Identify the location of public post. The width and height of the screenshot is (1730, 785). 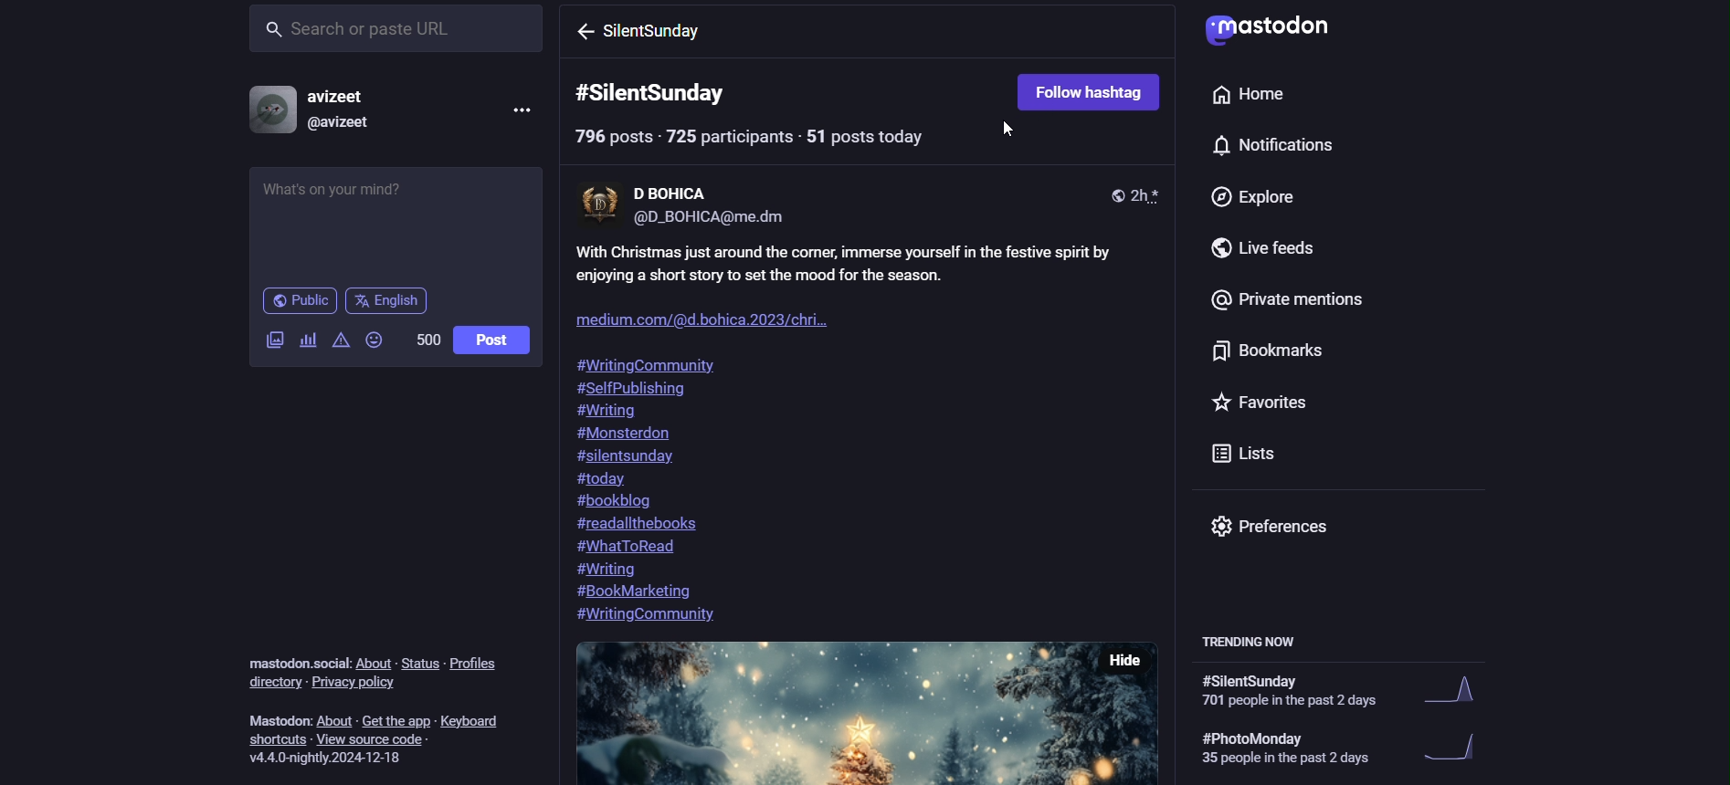
(1113, 194).